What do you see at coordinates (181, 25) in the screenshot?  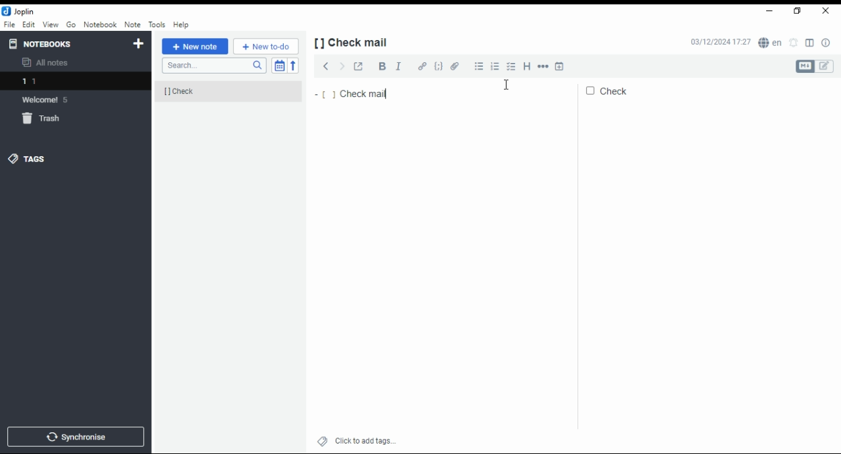 I see `help` at bounding box center [181, 25].